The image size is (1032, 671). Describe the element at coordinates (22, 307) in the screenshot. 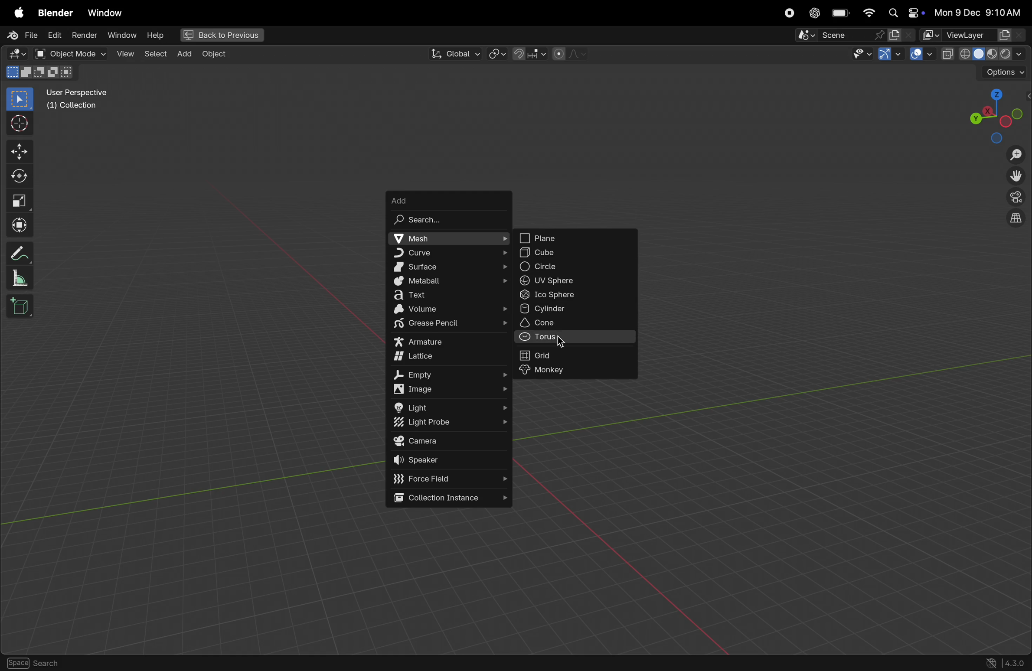

I see `add cube` at that location.